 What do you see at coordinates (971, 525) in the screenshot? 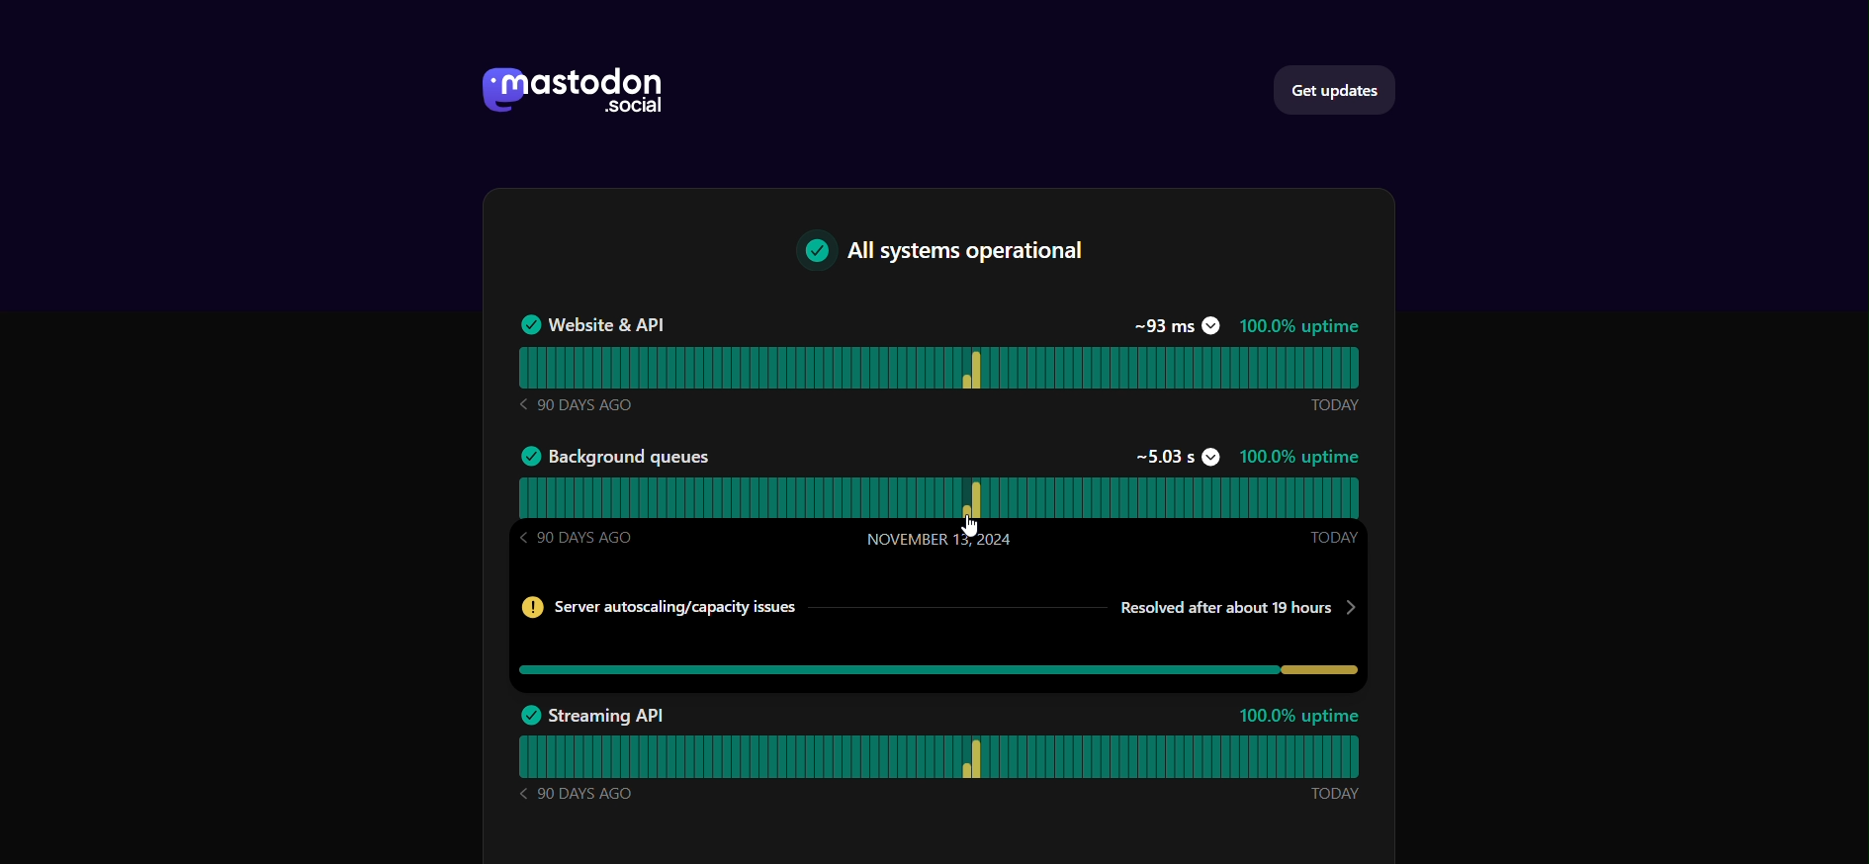
I see `Cursor` at bounding box center [971, 525].